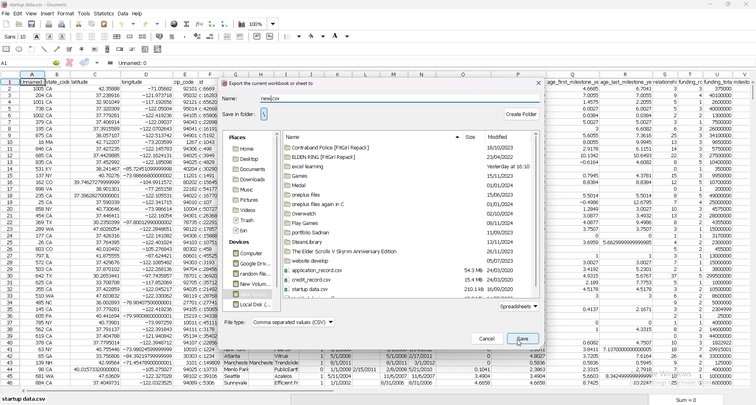 The width and height of the screenshot is (756, 405). I want to click on data, so click(33, 235).